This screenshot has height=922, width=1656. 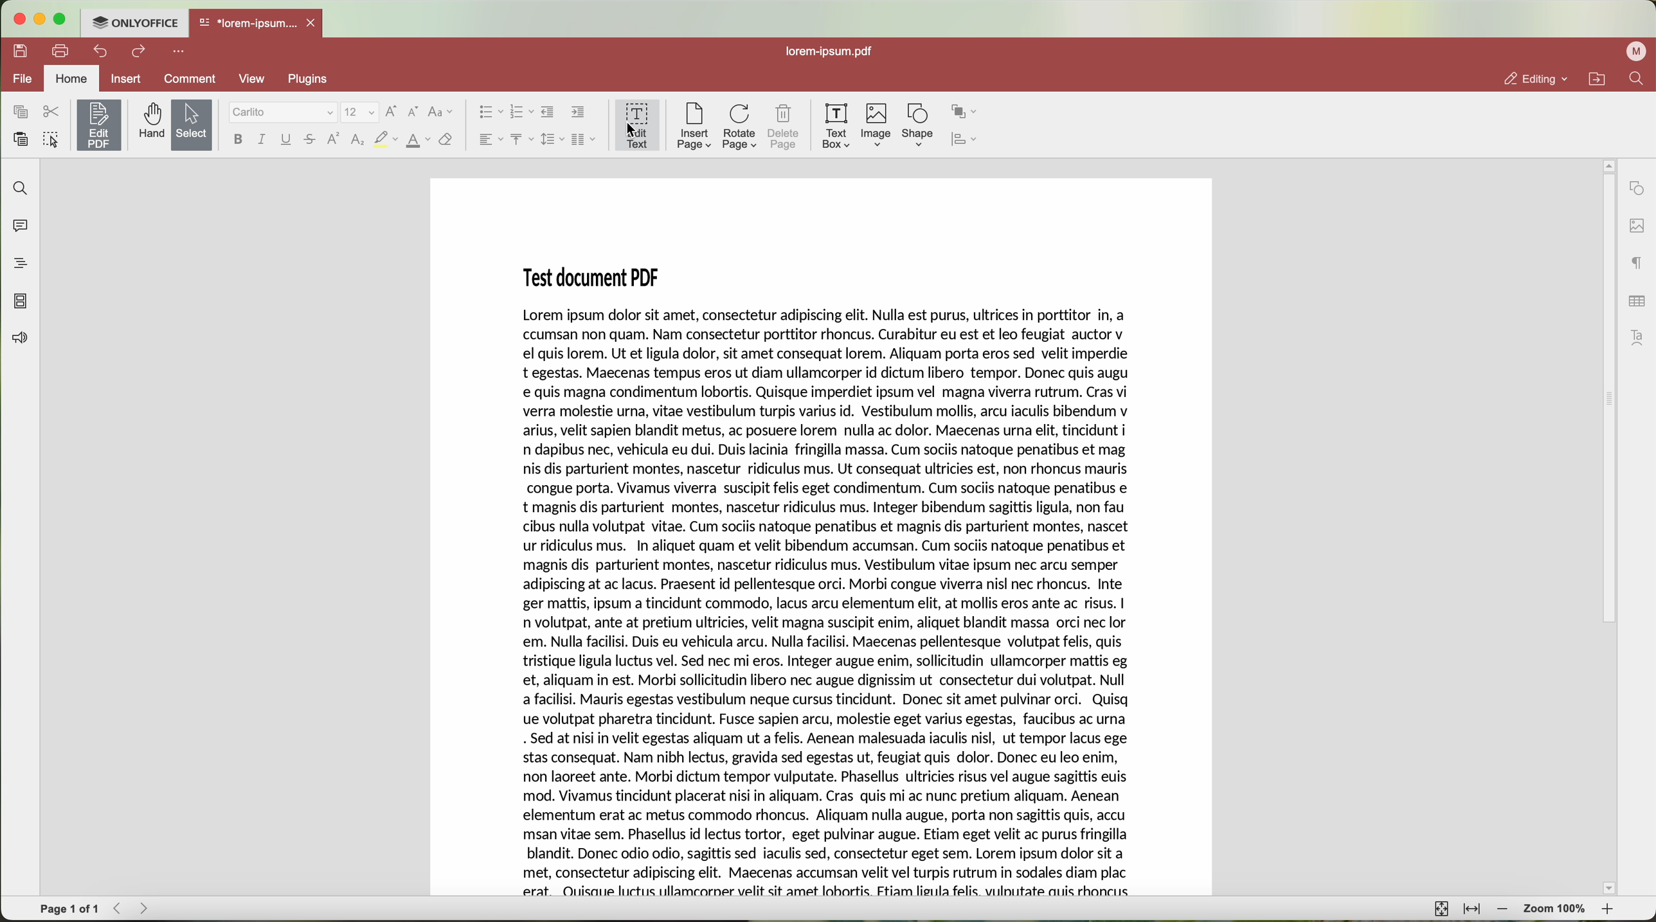 What do you see at coordinates (419, 141) in the screenshot?
I see `font color` at bounding box center [419, 141].